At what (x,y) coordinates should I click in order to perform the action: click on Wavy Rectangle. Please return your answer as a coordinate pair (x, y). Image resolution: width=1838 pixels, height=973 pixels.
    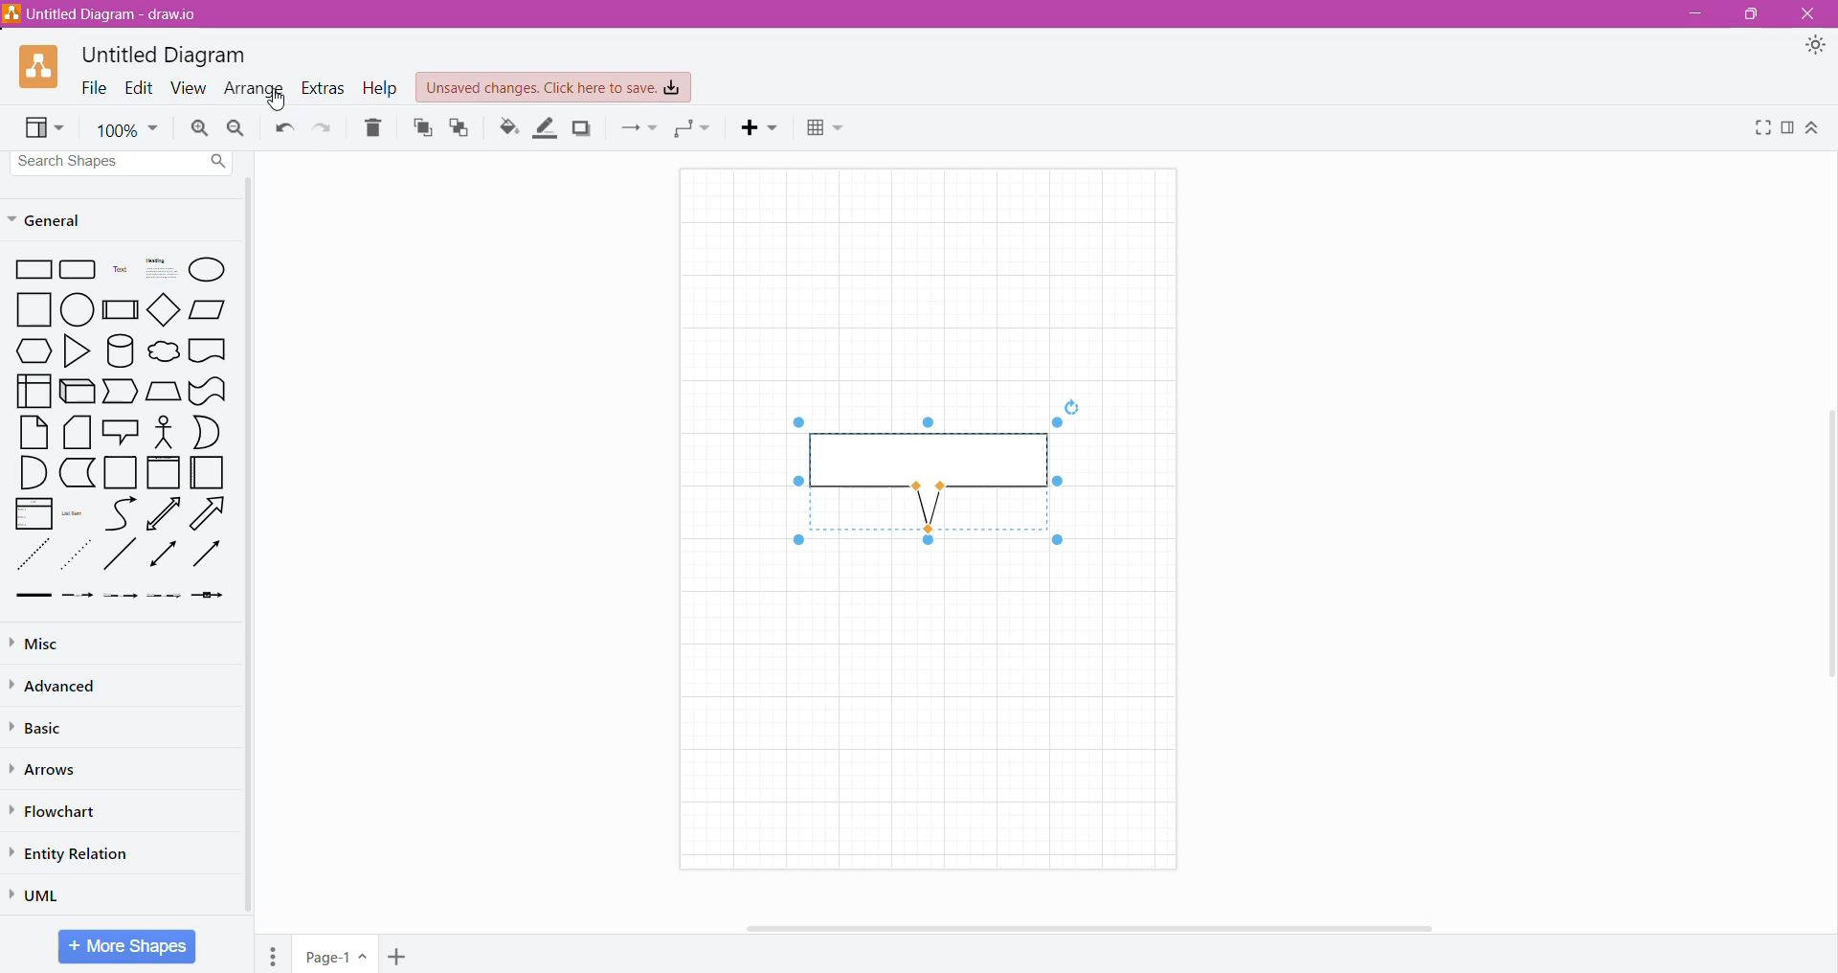
    Looking at the image, I should click on (208, 391).